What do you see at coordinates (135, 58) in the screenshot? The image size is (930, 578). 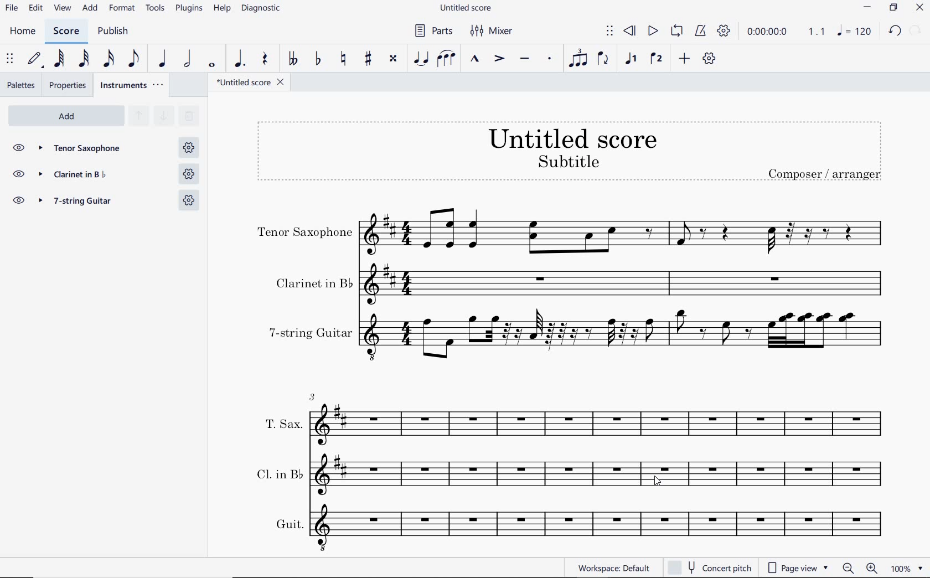 I see `EIGHTH NOTE` at bounding box center [135, 58].